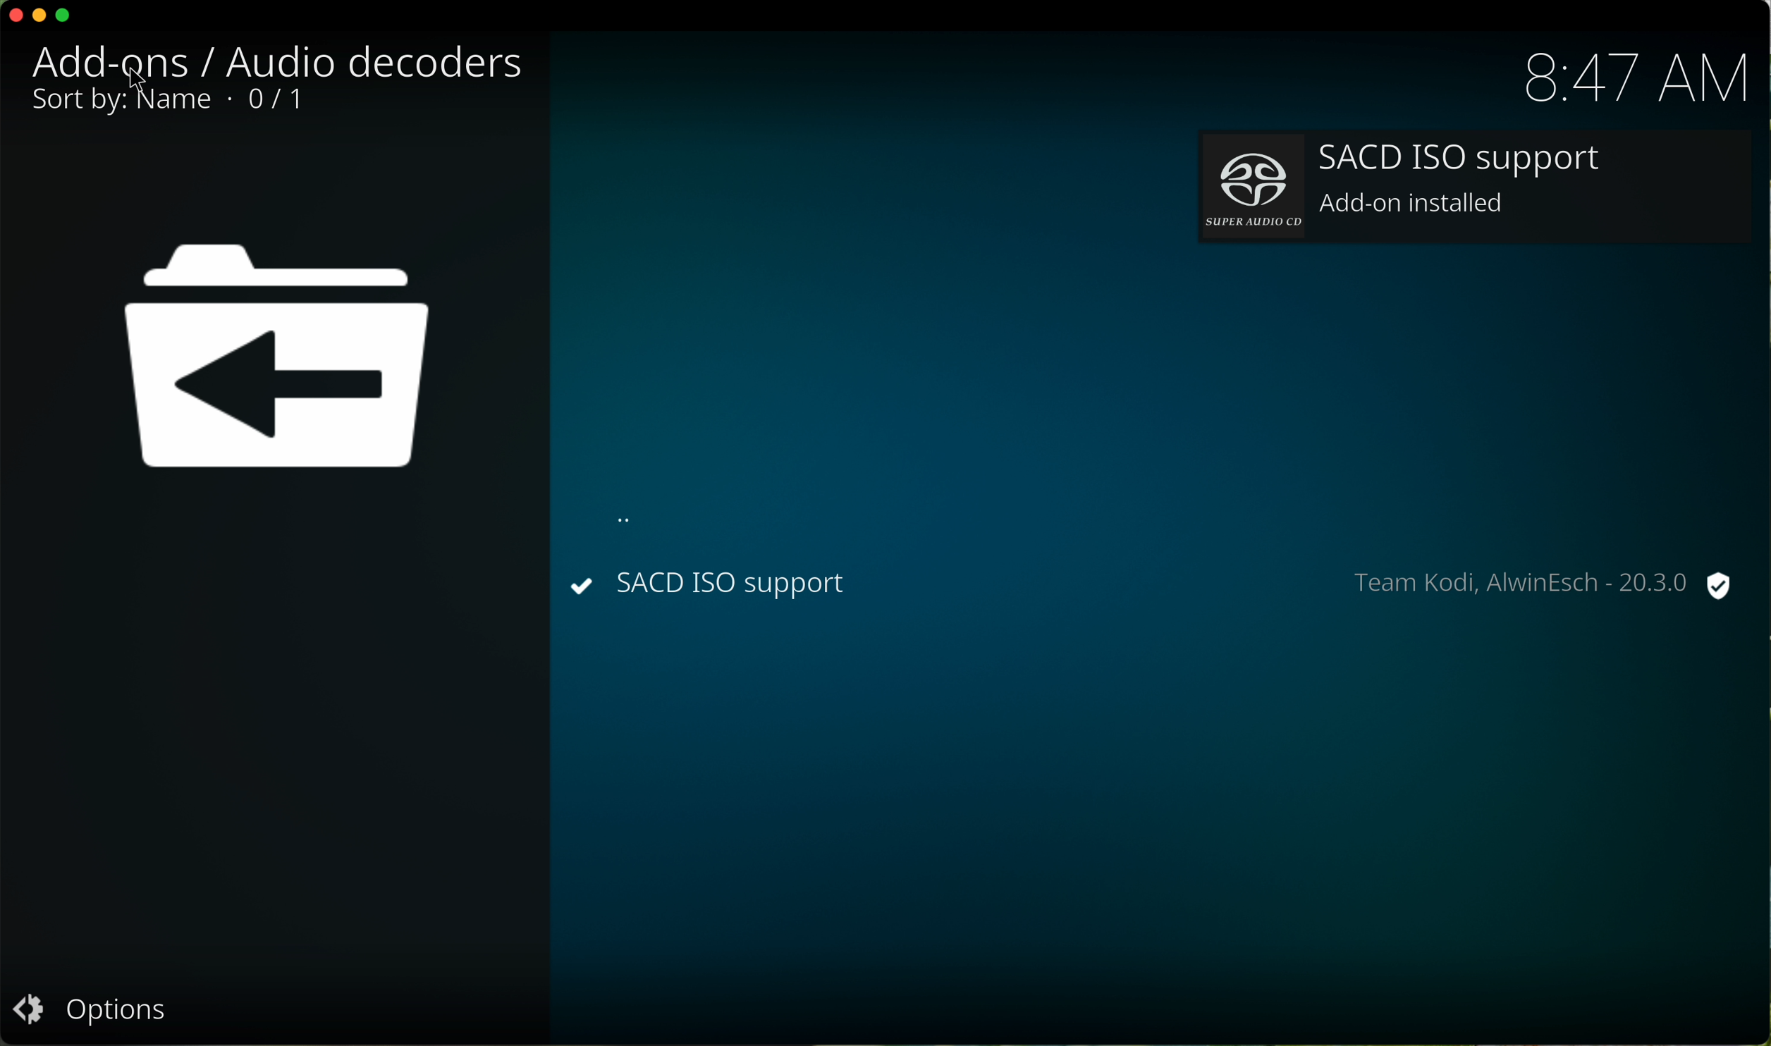 The image size is (1771, 1046). What do you see at coordinates (377, 59) in the screenshot?
I see `audio decoders` at bounding box center [377, 59].